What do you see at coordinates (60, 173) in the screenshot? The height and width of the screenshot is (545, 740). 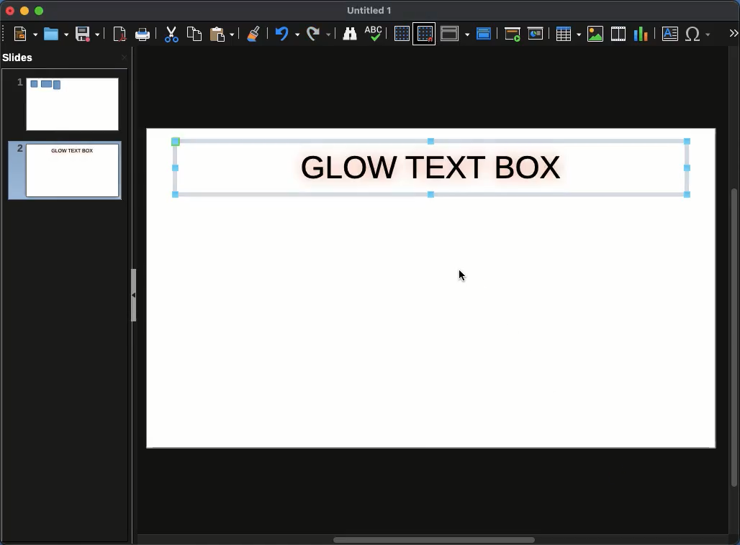 I see `Slide 2` at bounding box center [60, 173].